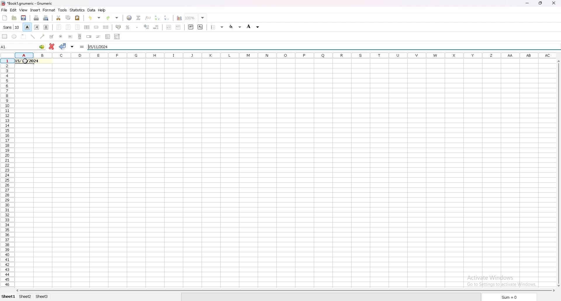 This screenshot has width=561, height=301. I want to click on edit, so click(14, 10).